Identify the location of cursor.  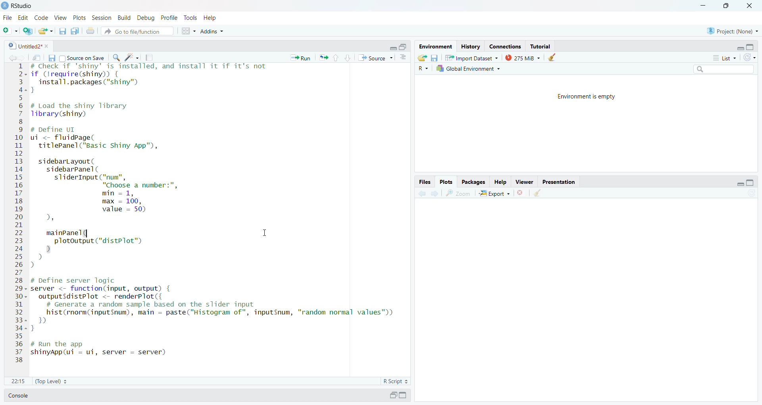
(266, 232).